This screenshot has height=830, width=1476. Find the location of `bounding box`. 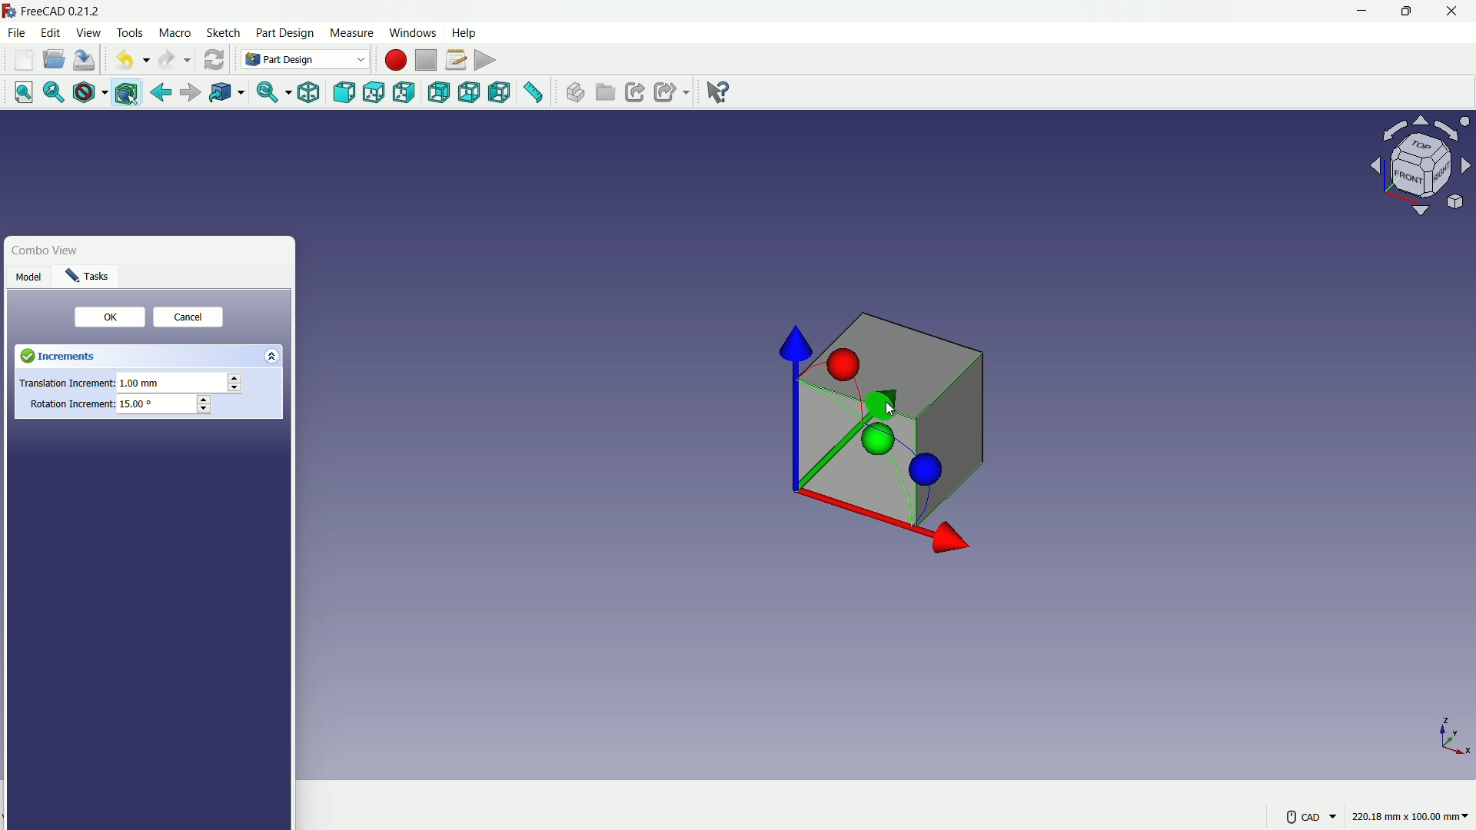

bounding box is located at coordinates (128, 94).